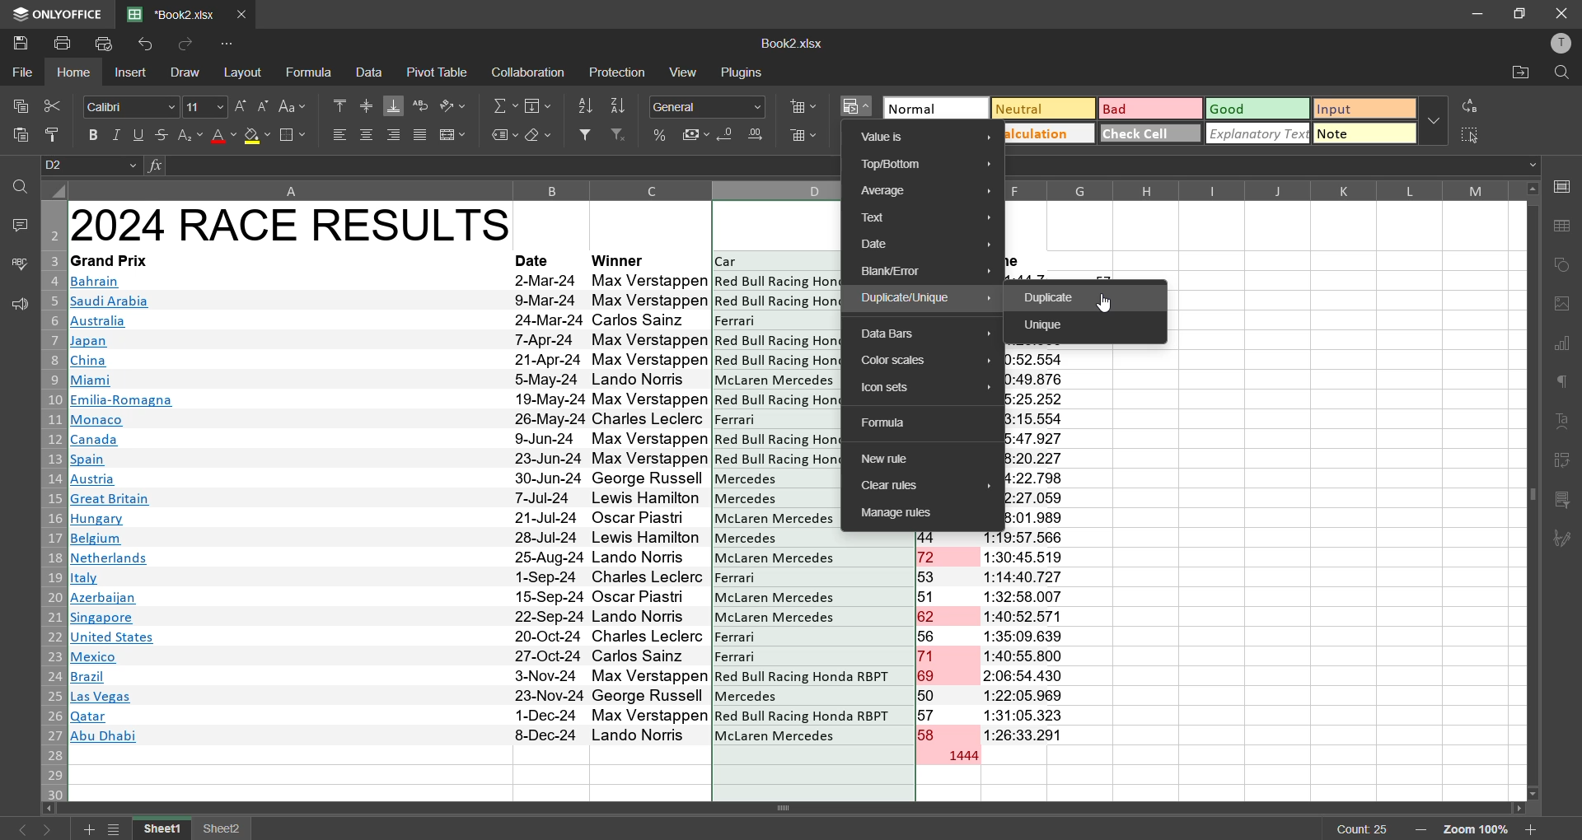 This screenshot has width=1582, height=840. What do you see at coordinates (20, 41) in the screenshot?
I see `save` at bounding box center [20, 41].